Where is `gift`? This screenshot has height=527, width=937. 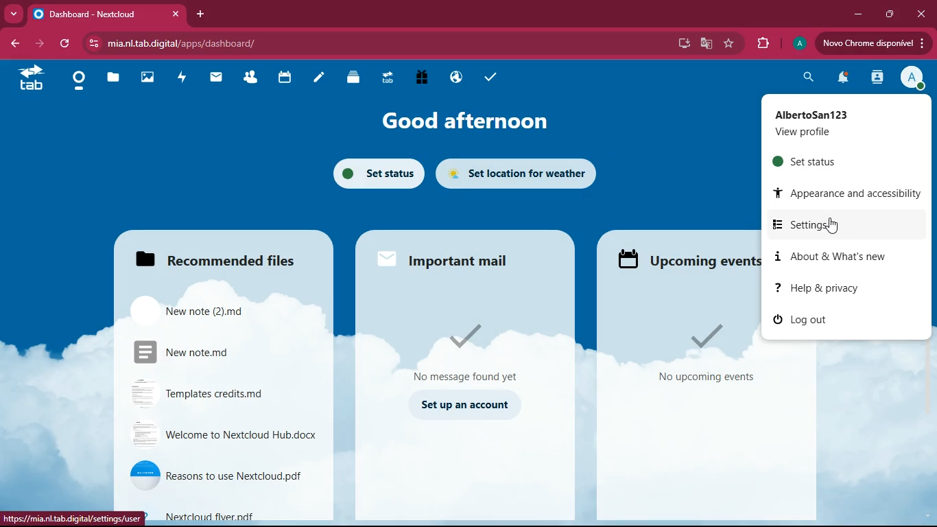
gift is located at coordinates (419, 78).